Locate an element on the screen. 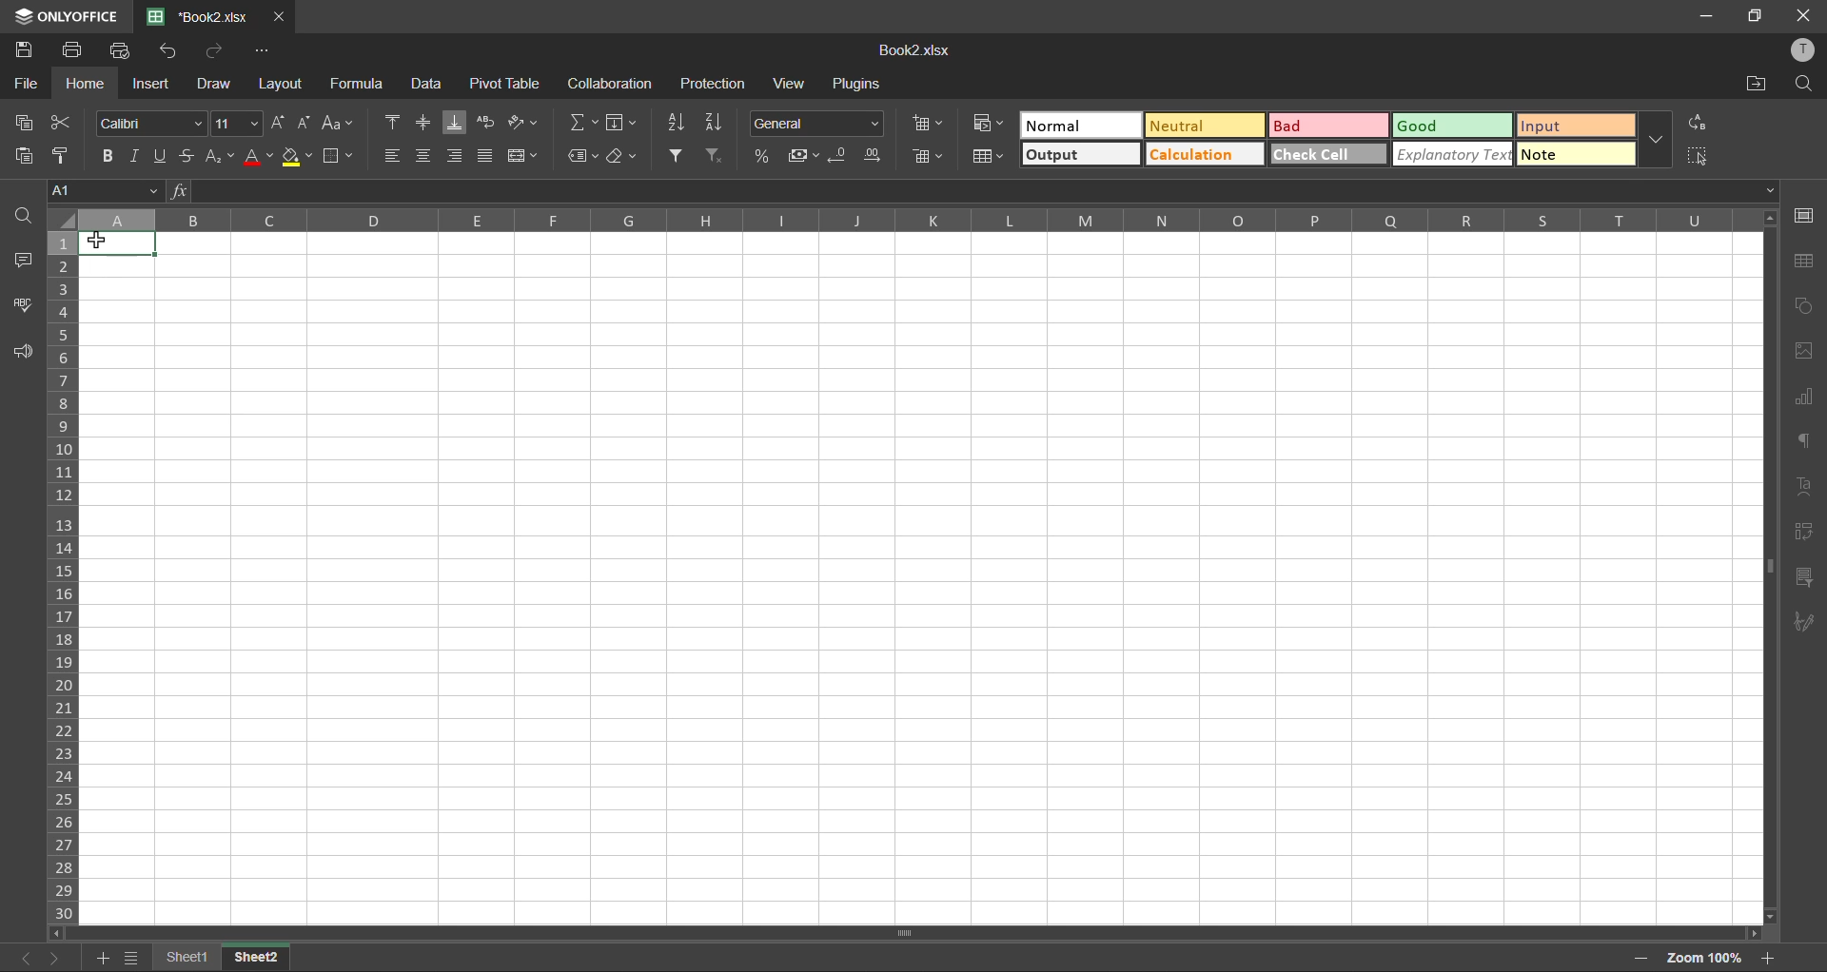 This screenshot has height=972, width=1827. protection is located at coordinates (714, 84).